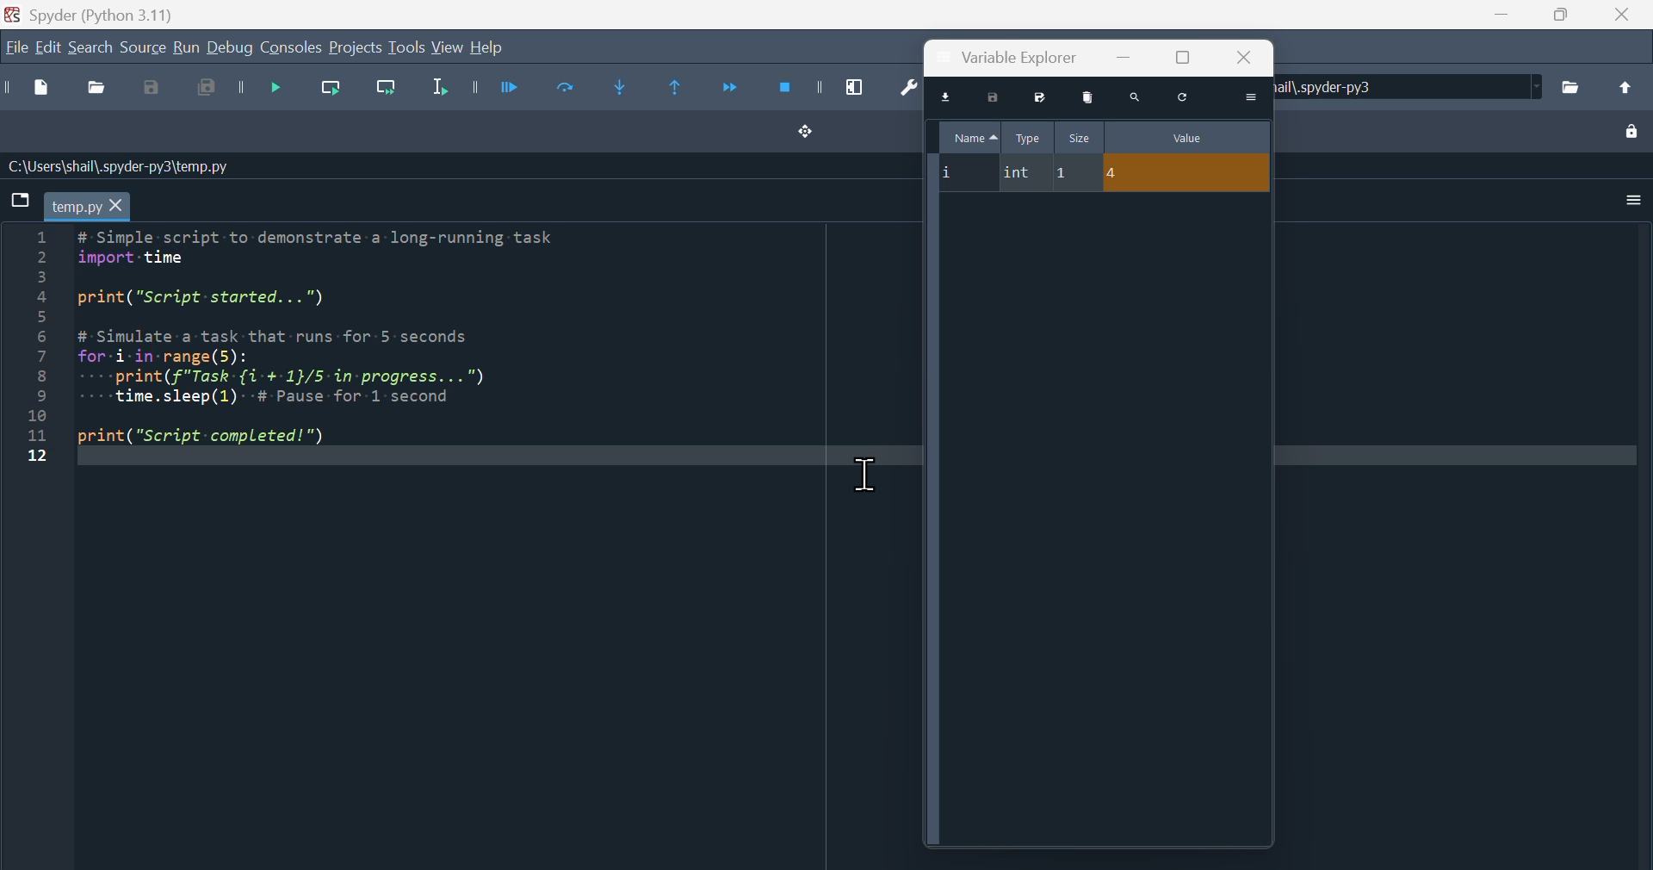  Describe the element at coordinates (1122, 56) in the screenshot. I see `minimize` at that location.